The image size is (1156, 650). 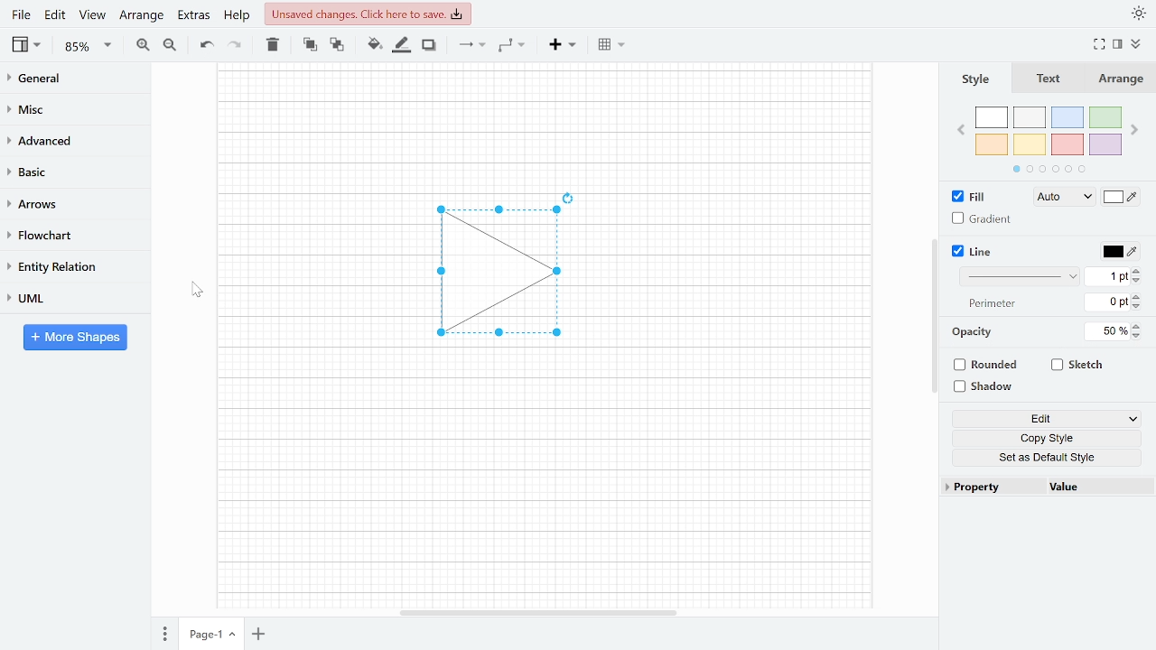 What do you see at coordinates (75, 337) in the screenshot?
I see `More shapes` at bounding box center [75, 337].